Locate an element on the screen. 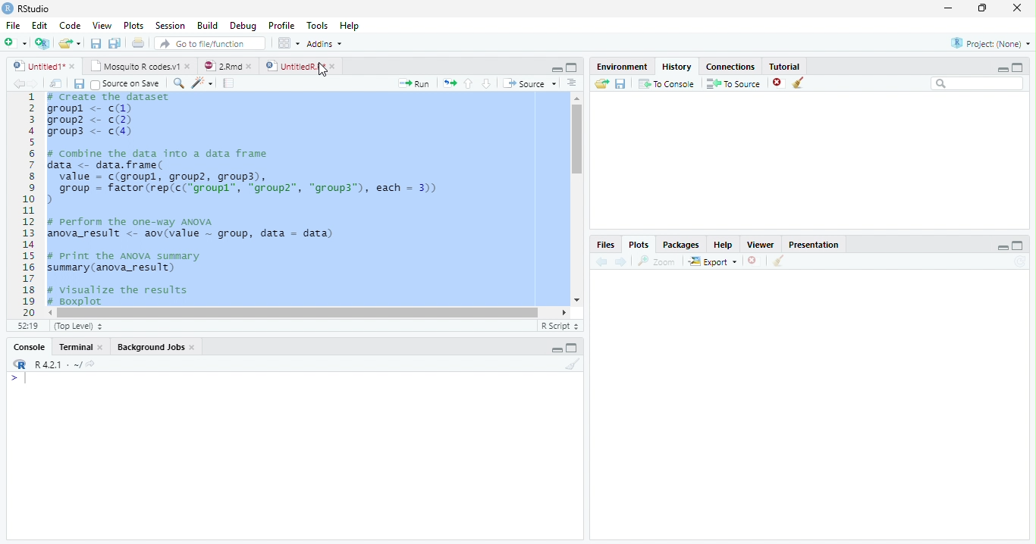 The image size is (1036, 544). Save workspace as  is located at coordinates (623, 84).